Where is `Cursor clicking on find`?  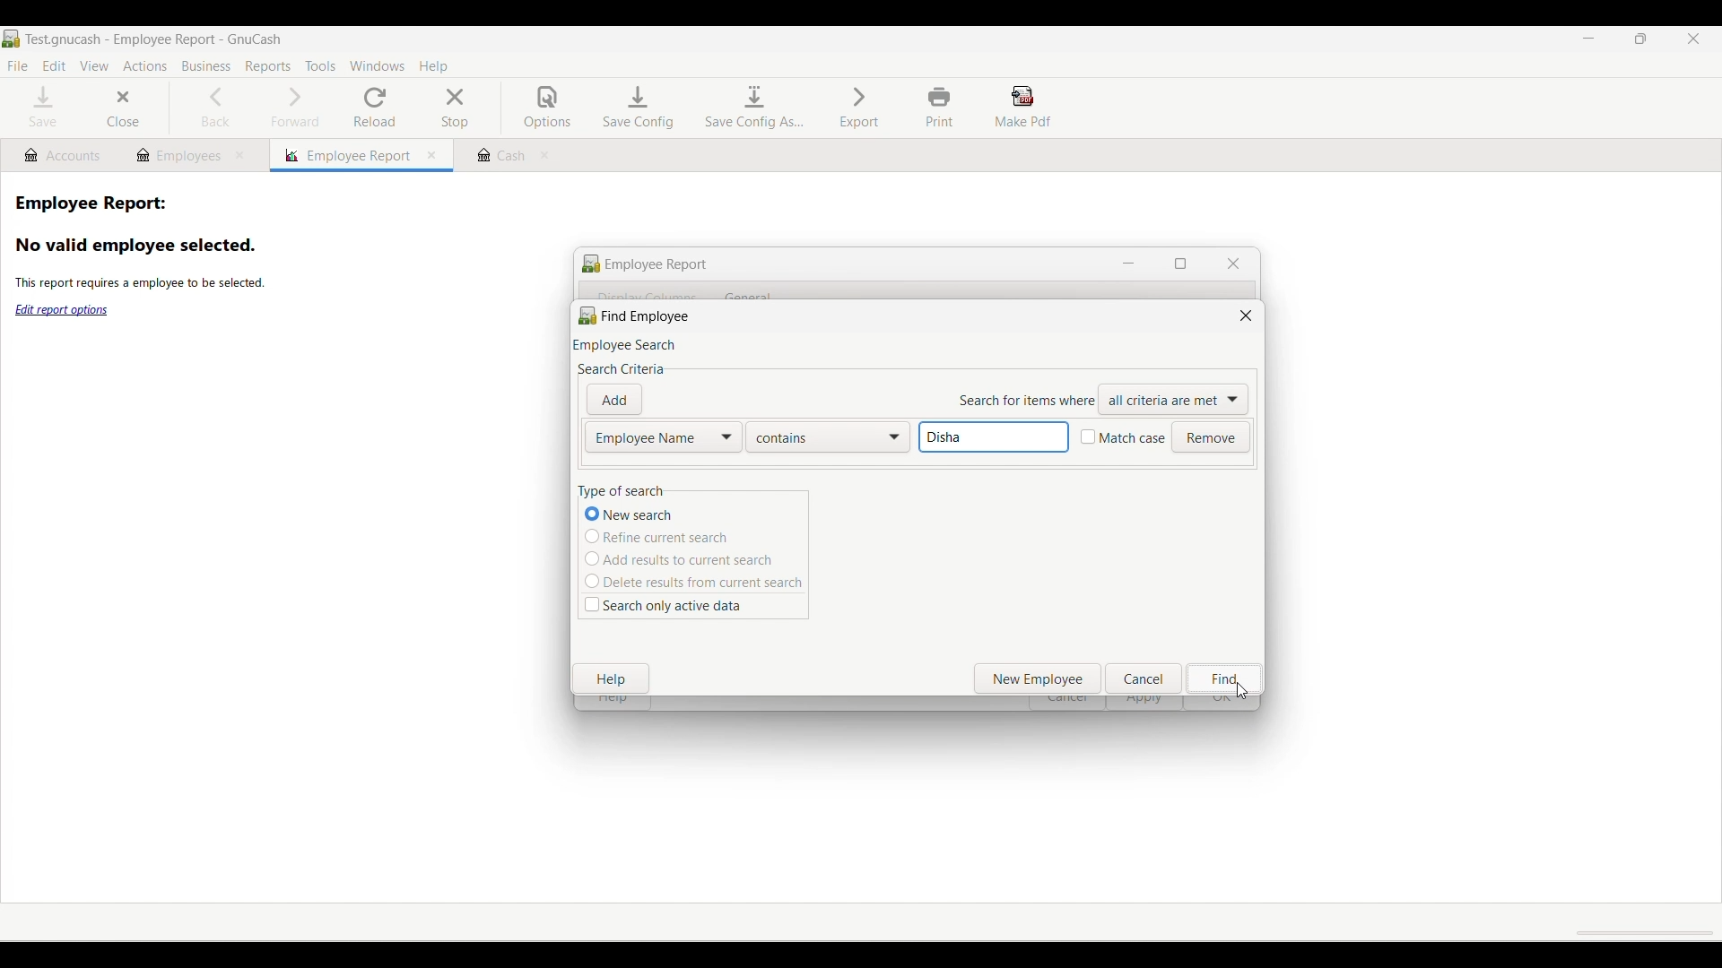 Cursor clicking on find is located at coordinates (1241, 692).